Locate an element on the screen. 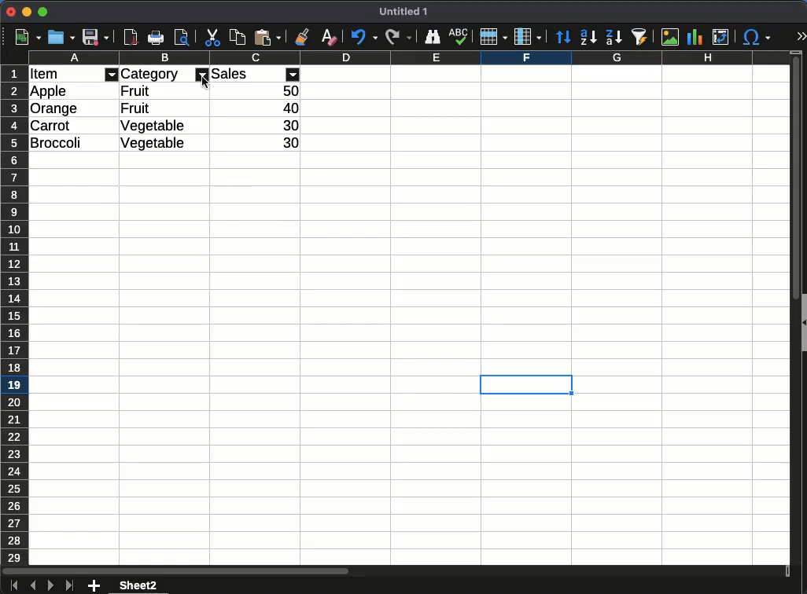  carrot is located at coordinates (50, 124).